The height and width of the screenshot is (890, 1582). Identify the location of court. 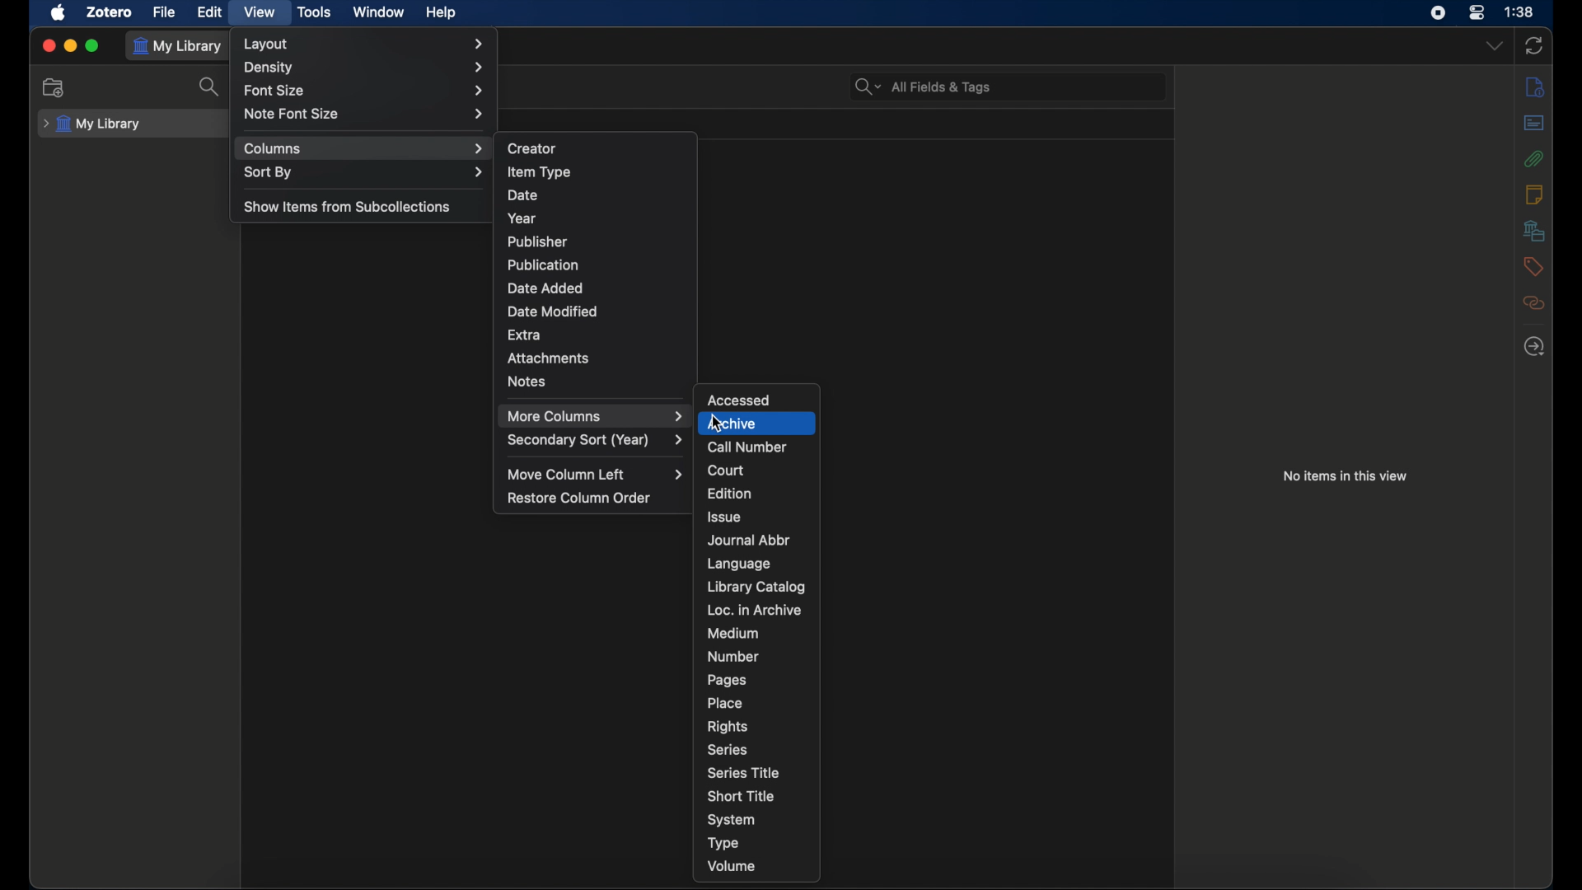
(726, 471).